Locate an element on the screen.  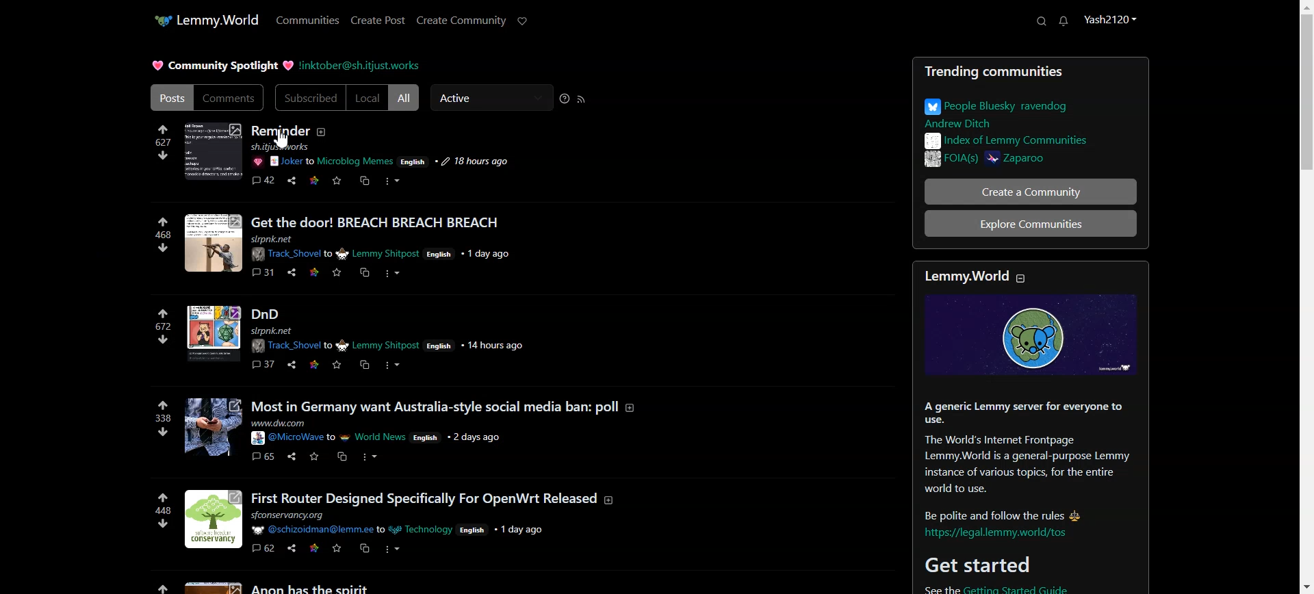
Link is located at coordinates (313, 180).